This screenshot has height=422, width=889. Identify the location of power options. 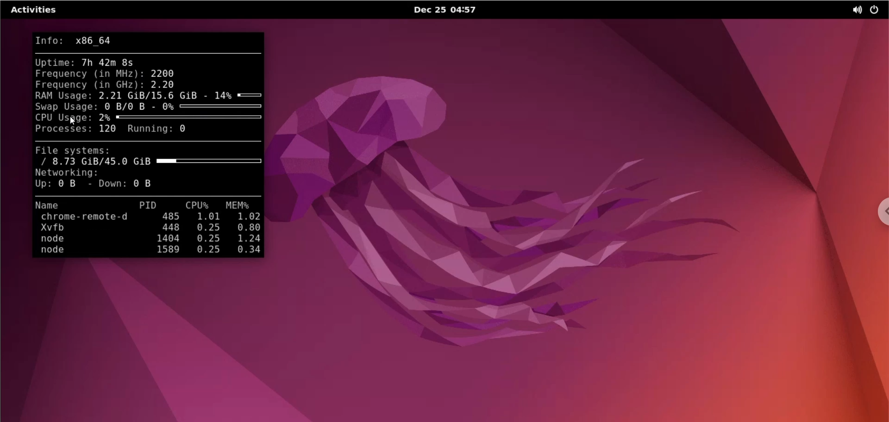
(877, 11).